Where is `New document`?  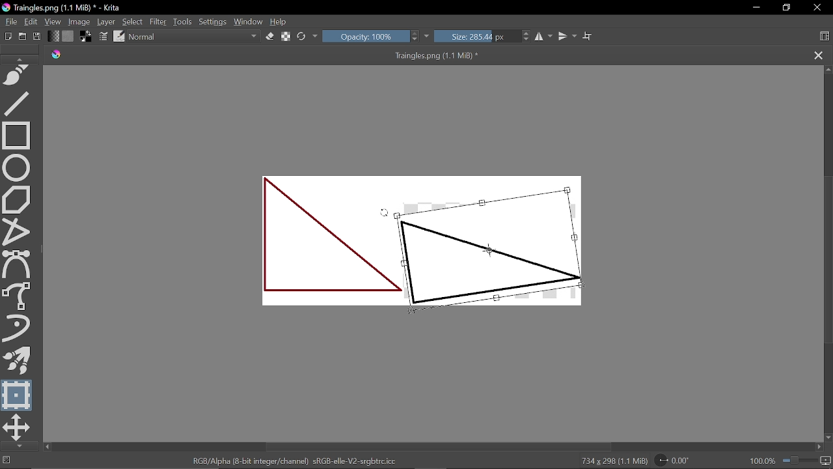 New document is located at coordinates (7, 35).